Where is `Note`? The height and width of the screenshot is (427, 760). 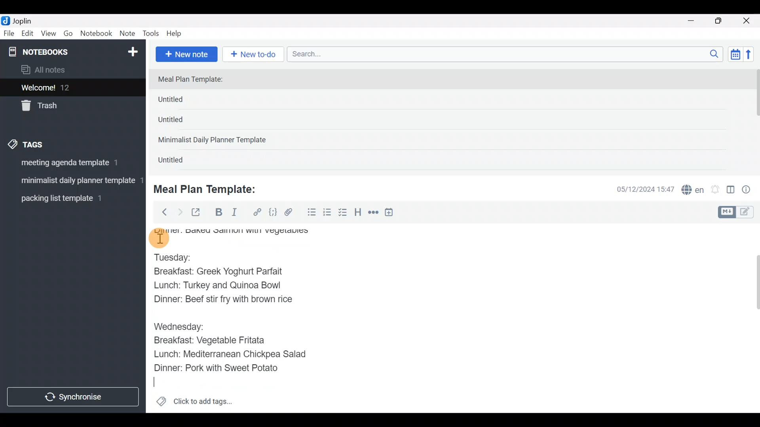 Note is located at coordinates (129, 34).